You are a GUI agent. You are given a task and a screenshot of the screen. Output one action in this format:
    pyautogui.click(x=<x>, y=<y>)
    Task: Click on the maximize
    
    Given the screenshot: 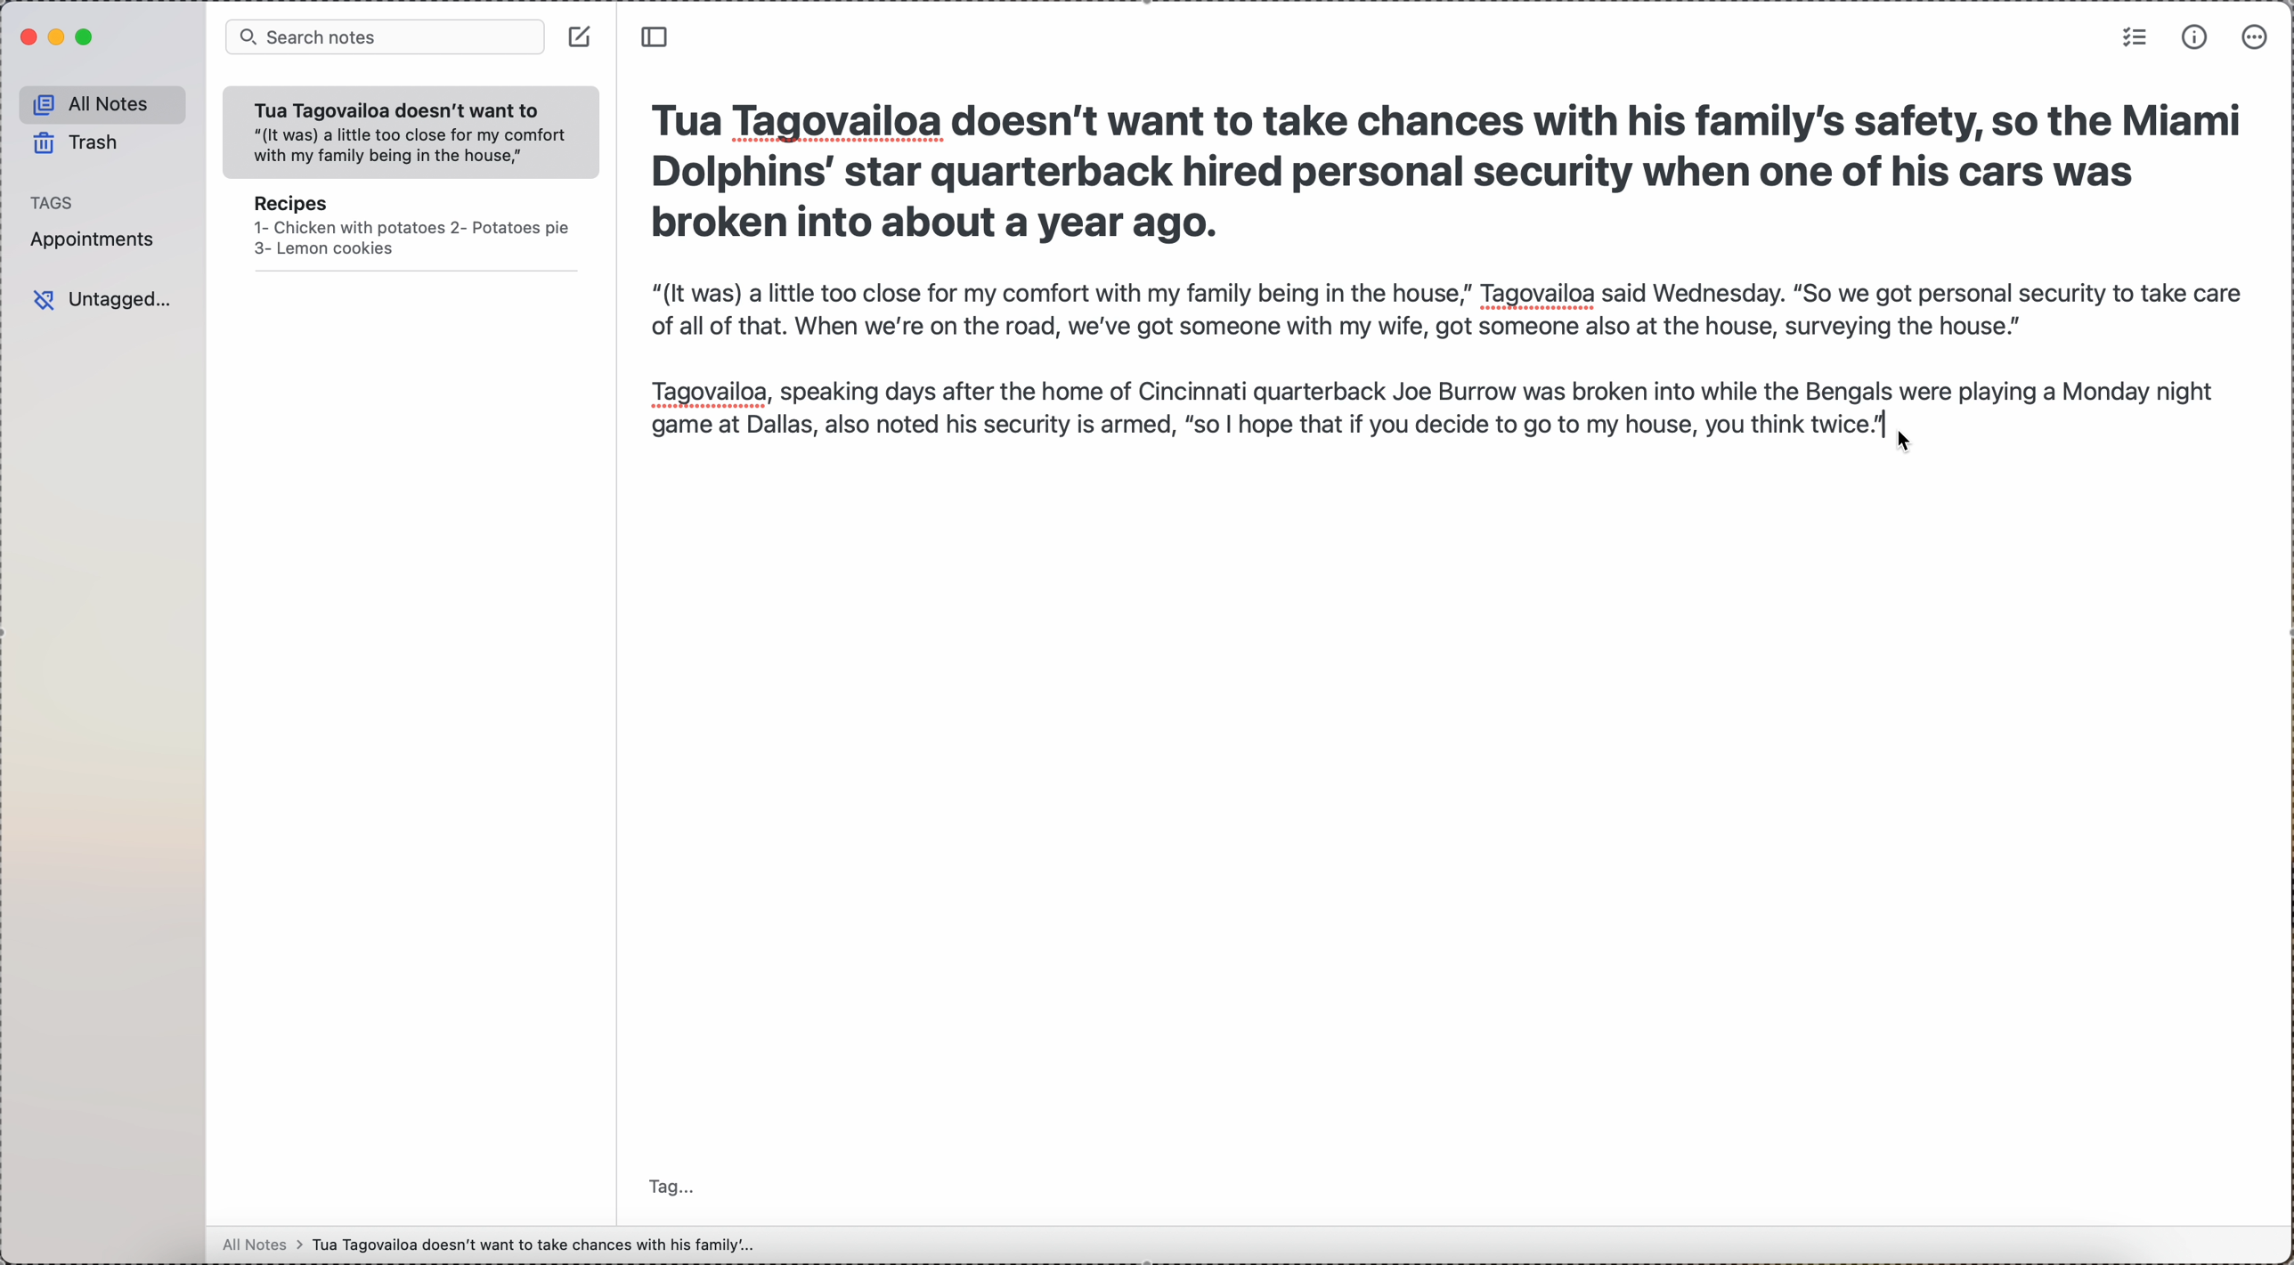 What is the action you would take?
    pyautogui.click(x=85, y=39)
    